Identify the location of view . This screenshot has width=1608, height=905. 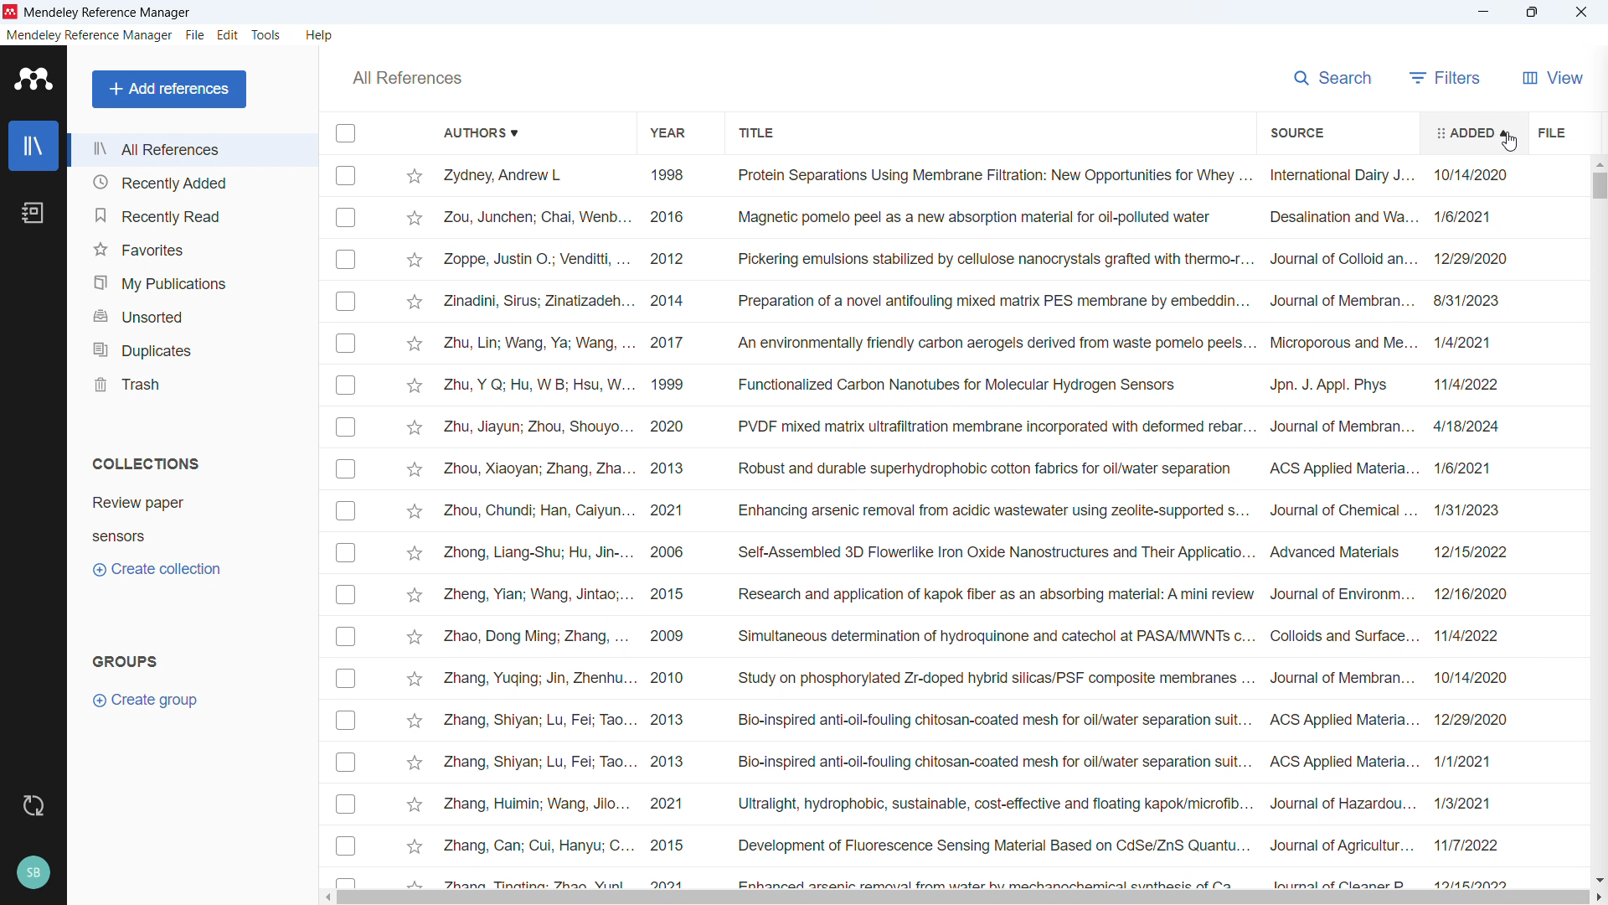
(1550, 77).